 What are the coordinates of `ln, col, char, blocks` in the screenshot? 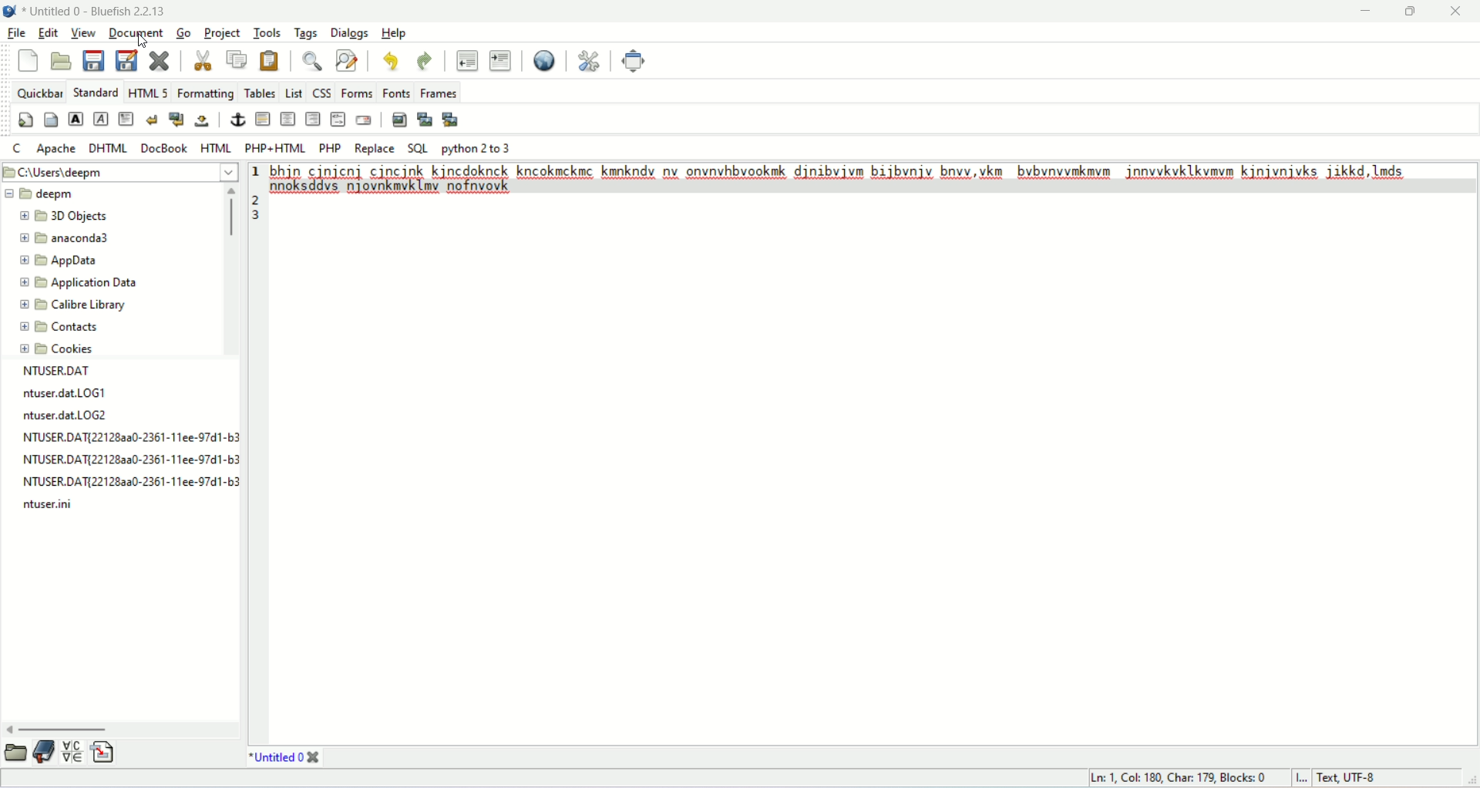 It's located at (1176, 777).